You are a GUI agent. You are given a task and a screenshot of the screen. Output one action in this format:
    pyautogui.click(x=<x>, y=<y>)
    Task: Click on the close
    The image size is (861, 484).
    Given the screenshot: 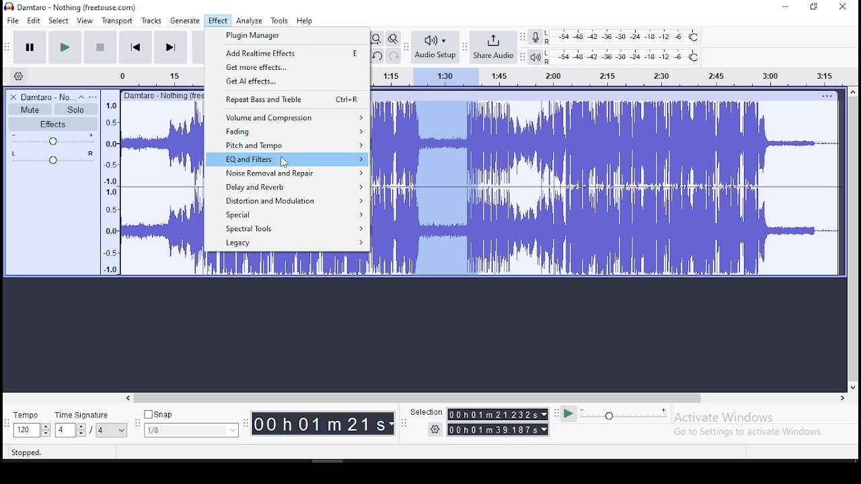 What is the action you would take?
    pyautogui.click(x=842, y=7)
    